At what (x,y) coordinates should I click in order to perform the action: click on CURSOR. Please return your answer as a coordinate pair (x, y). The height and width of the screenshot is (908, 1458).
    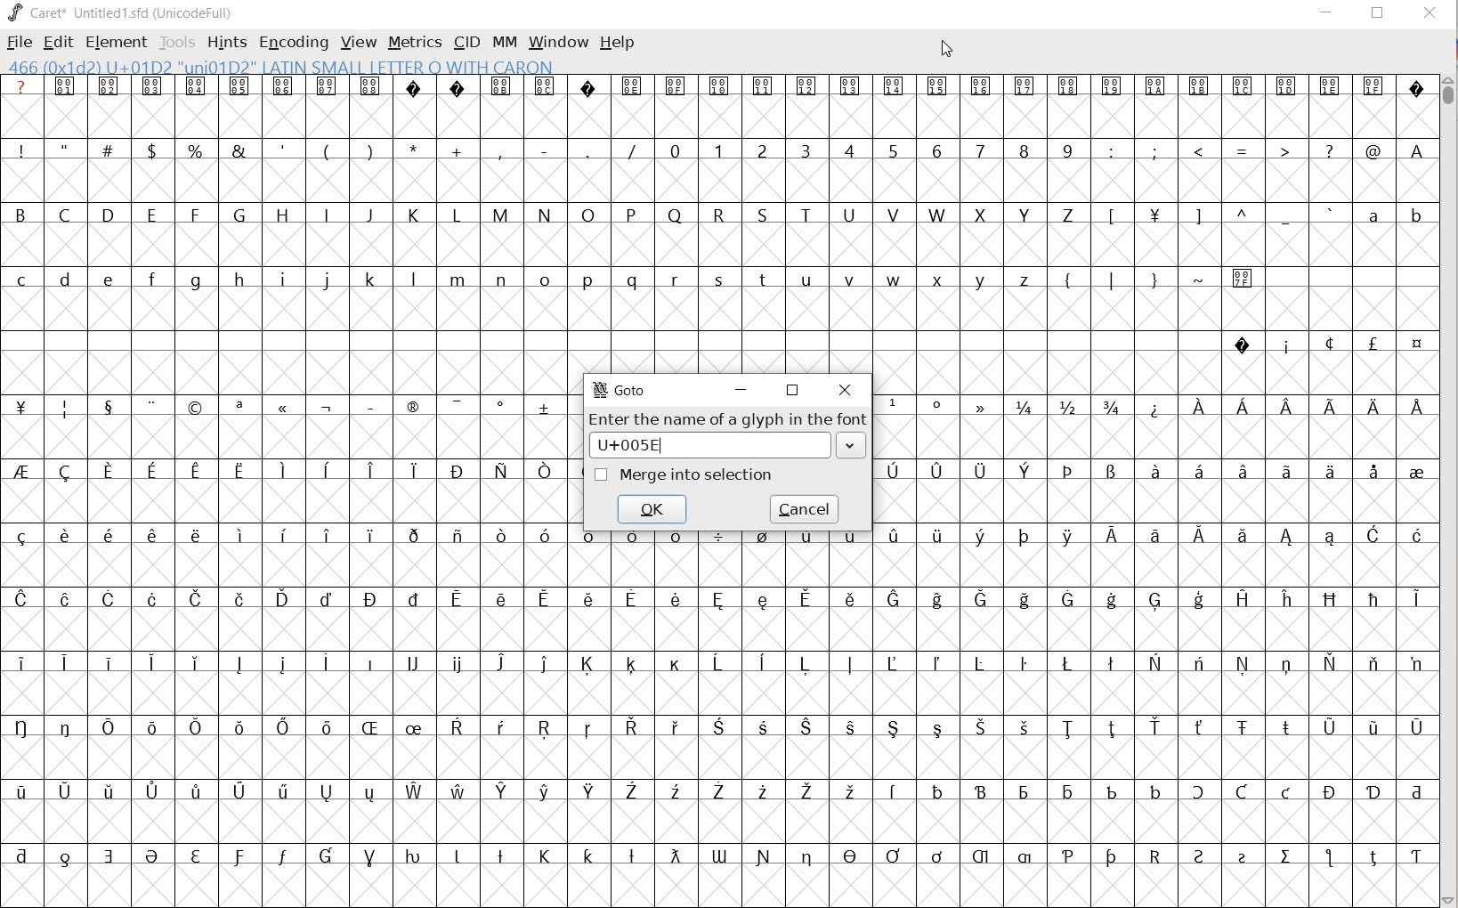
    Looking at the image, I should click on (950, 52).